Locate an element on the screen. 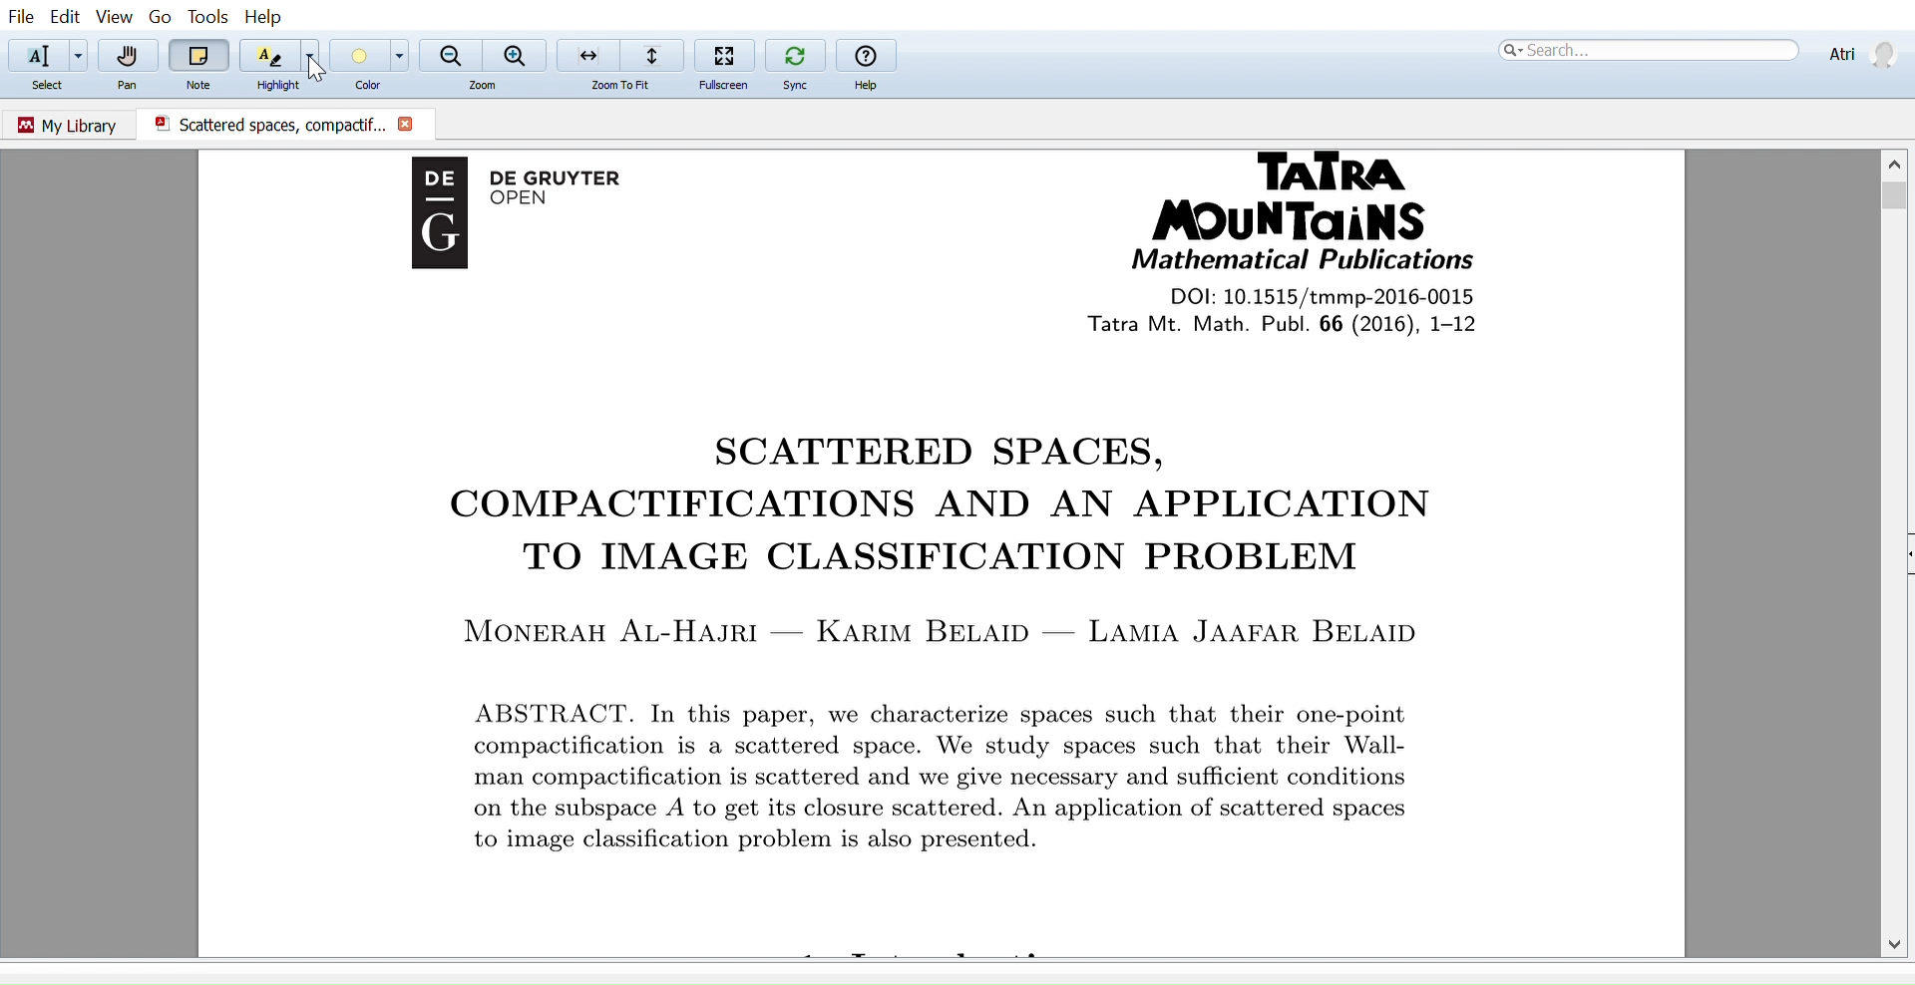  to image classificaition problem is also presented is located at coordinates (751, 840).